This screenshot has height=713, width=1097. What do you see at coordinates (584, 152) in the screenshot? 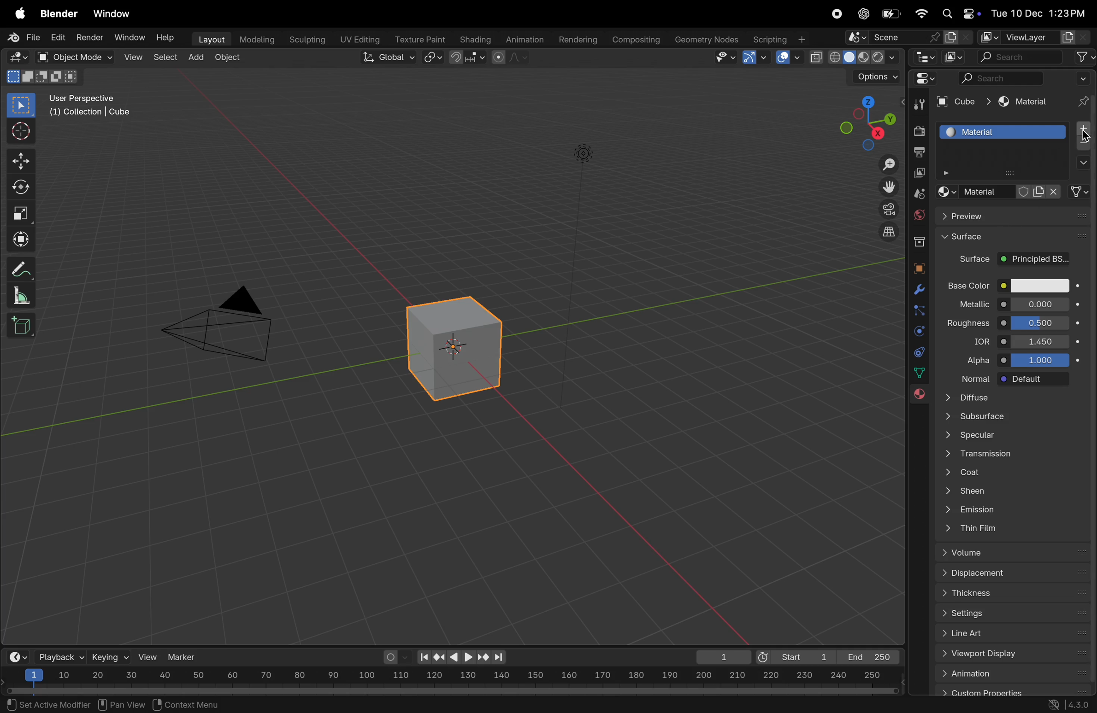
I see `light` at bounding box center [584, 152].